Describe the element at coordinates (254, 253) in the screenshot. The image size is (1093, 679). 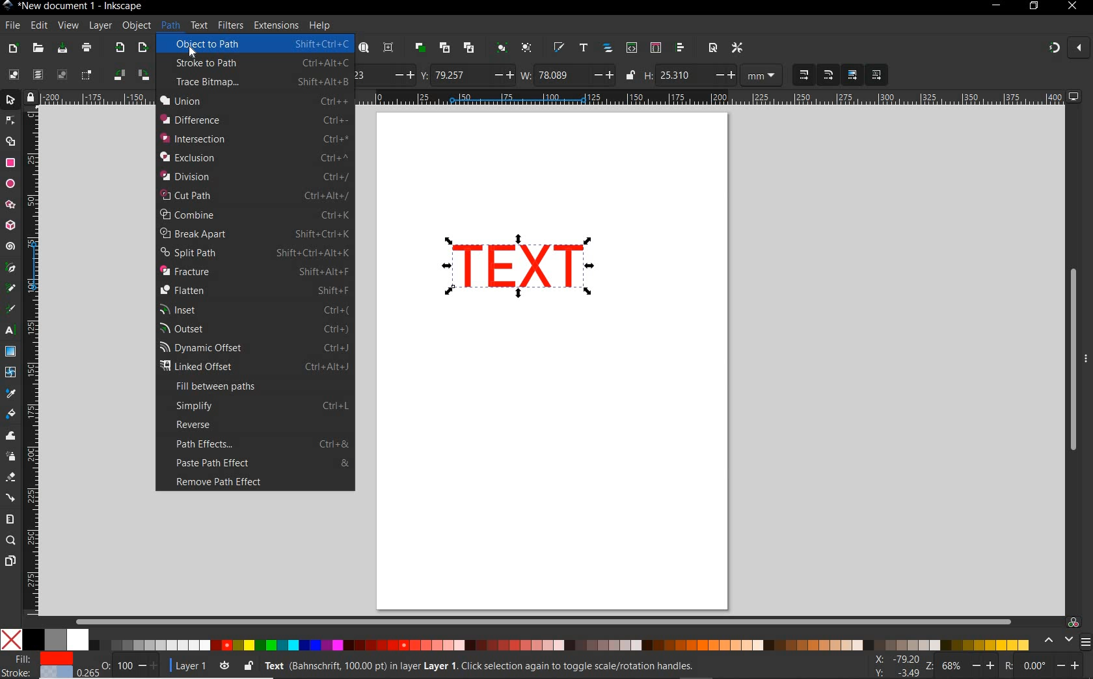
I see `SPLIT PATH` at that location.